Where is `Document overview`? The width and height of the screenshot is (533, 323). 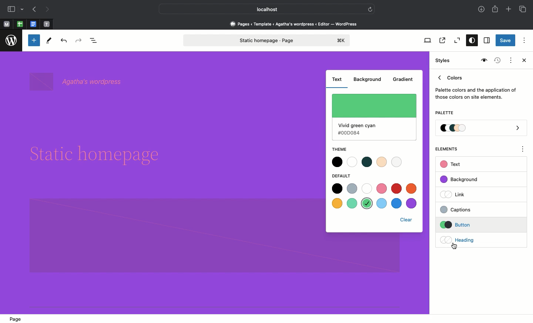 Document overview is located at coordinates (95, 41).